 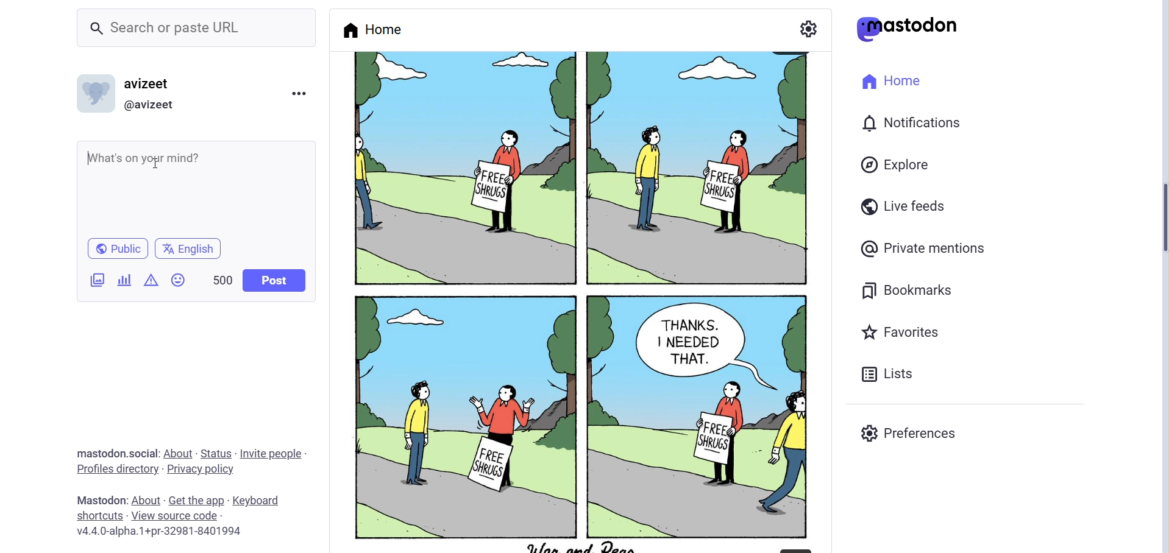 What do you see at coordinates (913, 123) in the screenshot?
I see `Notifications` at bounding box center [913, 123].